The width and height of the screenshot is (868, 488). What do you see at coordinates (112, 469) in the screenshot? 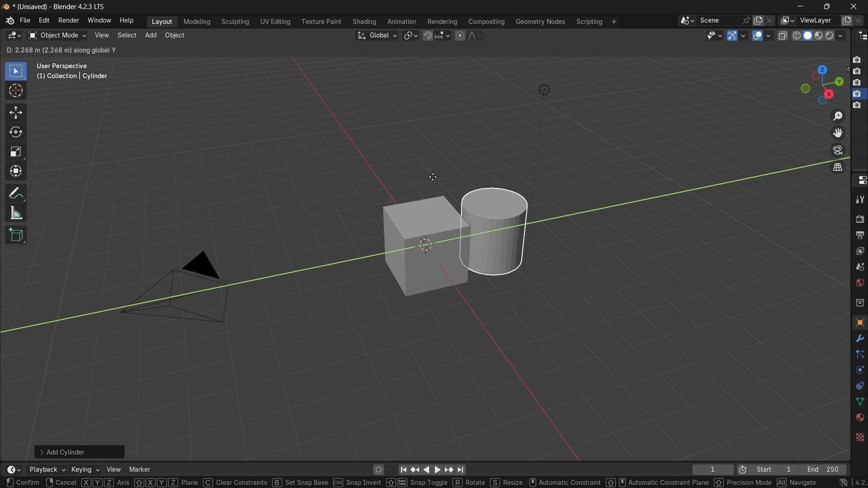
I see `view` at bounding box center [112, 469].